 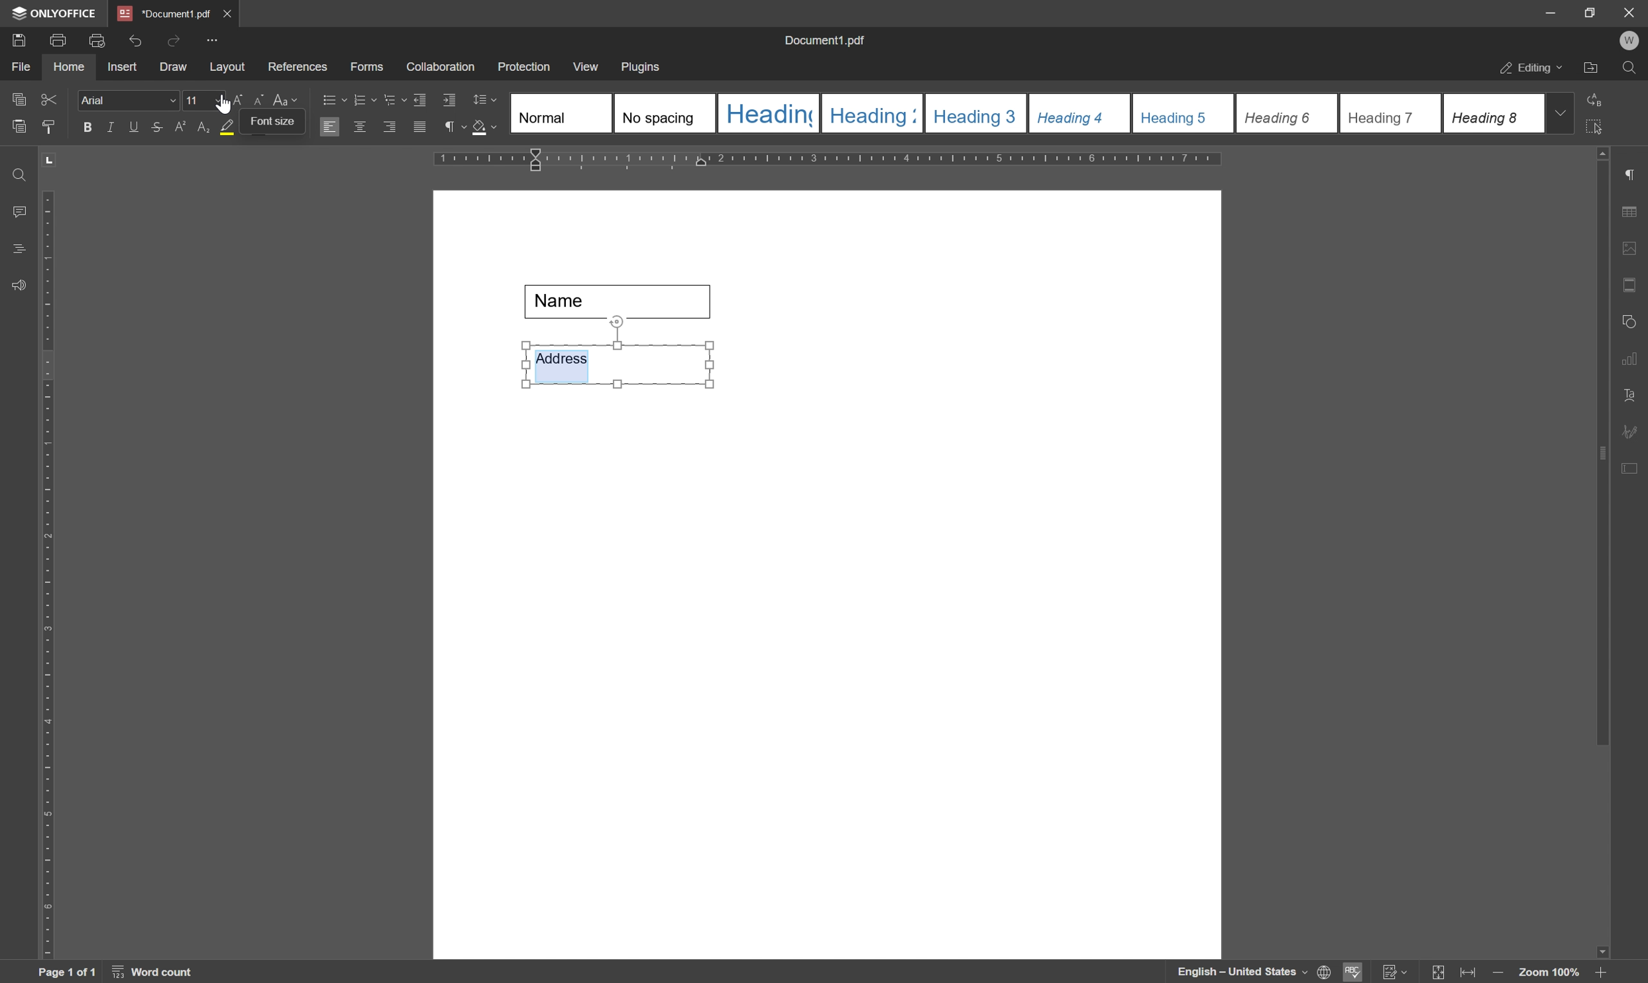 I want to click on header & footer, so click(x=1631, y=286).